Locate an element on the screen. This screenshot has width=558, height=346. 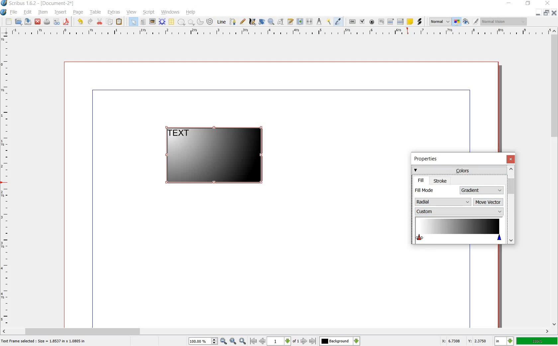
color stop is located at coordinates (458, 231).